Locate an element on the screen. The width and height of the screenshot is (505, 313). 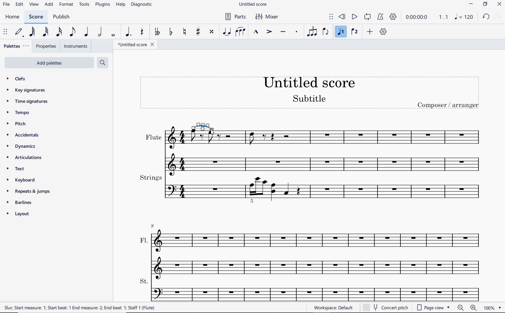
tempo is located at coordinates (19, 113).